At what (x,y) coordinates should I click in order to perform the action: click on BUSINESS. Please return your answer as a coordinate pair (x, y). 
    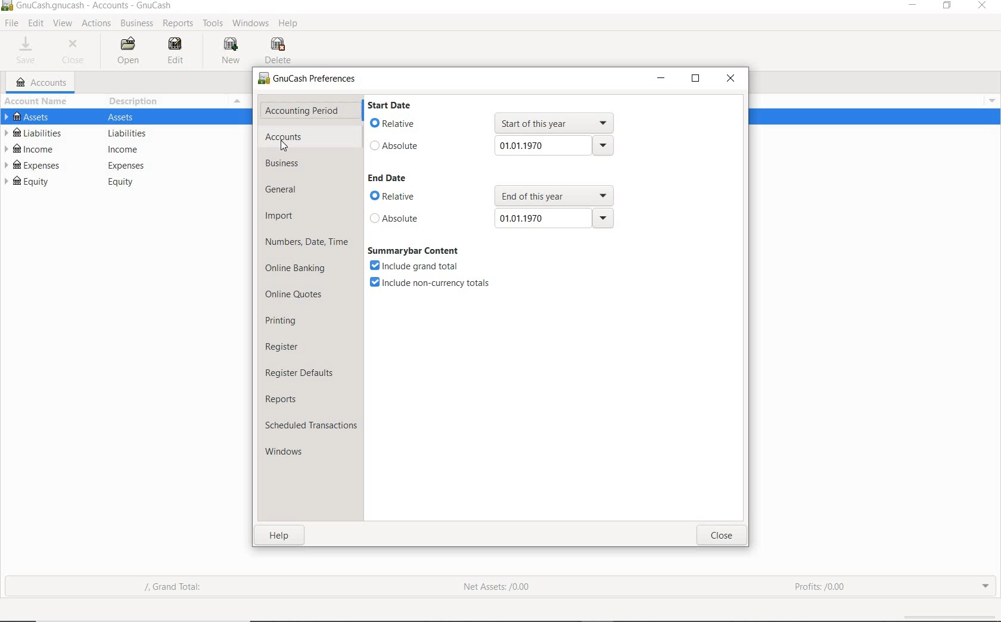
    Looking at the image, I should click on (138, 24).